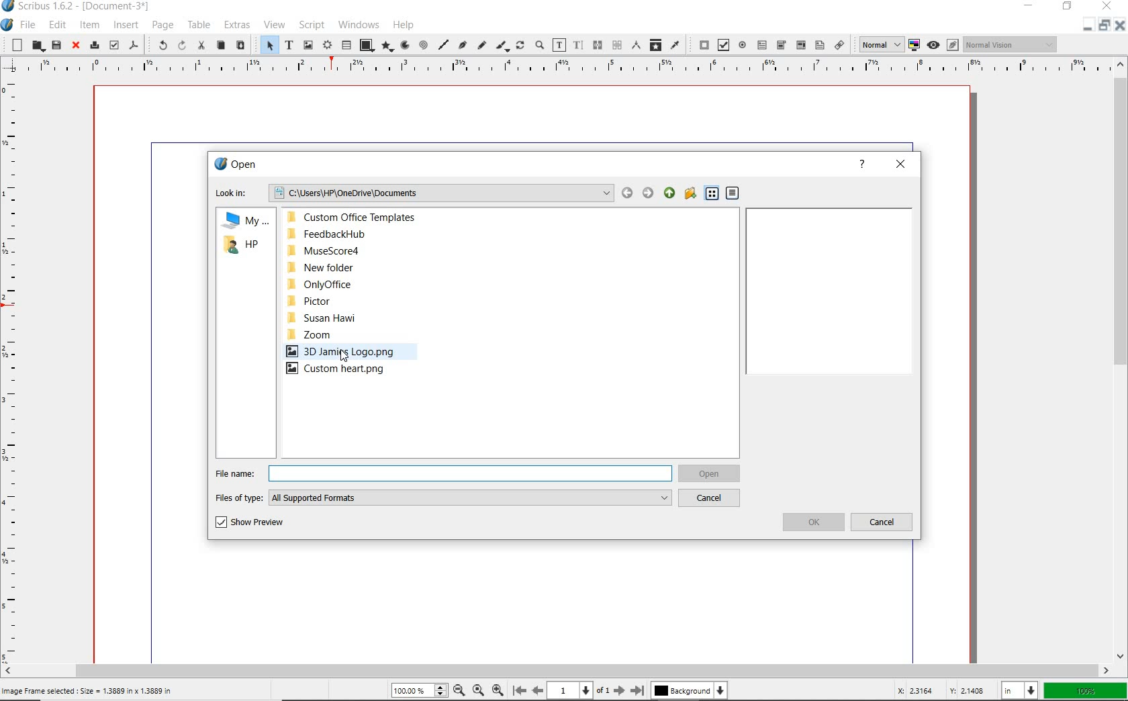  I want to click on HP, so click(244, 246).